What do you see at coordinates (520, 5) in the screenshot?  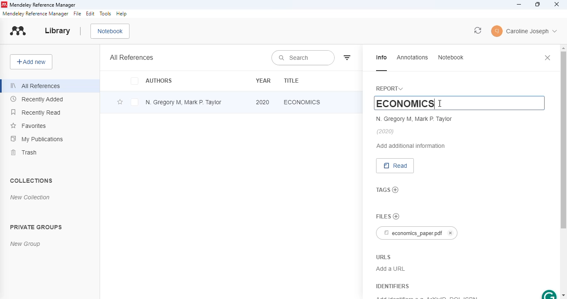 I see `minimize` at bounding box center [520, 5].